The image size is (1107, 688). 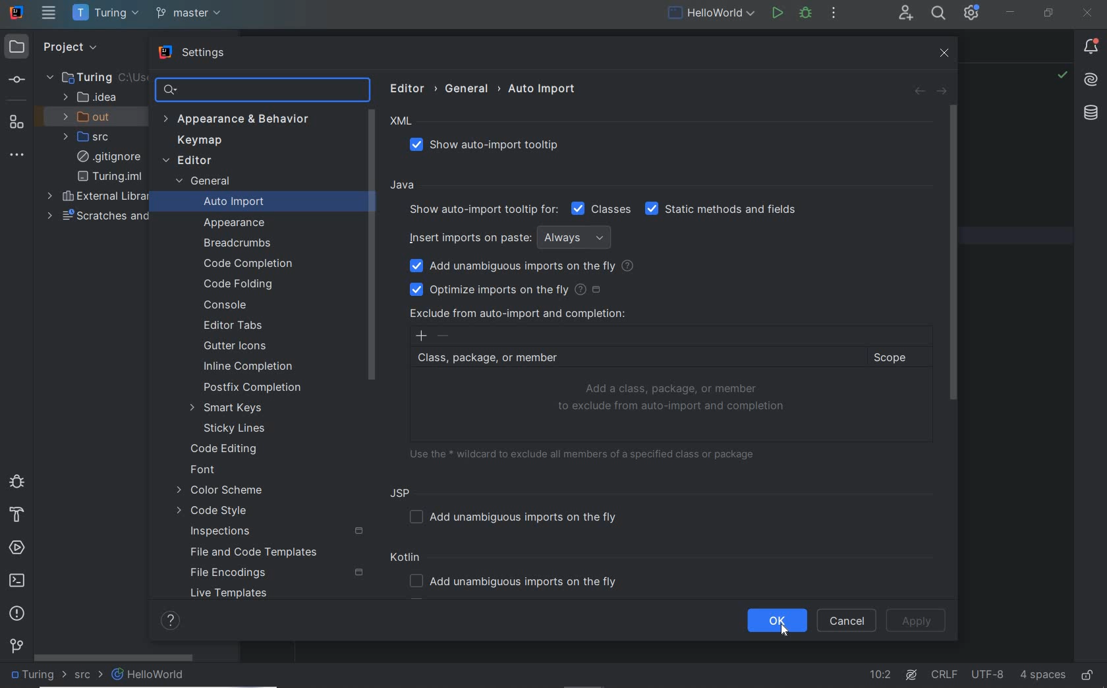 I want to click on RESTORE DOWN, so click(x=1049, y=14).